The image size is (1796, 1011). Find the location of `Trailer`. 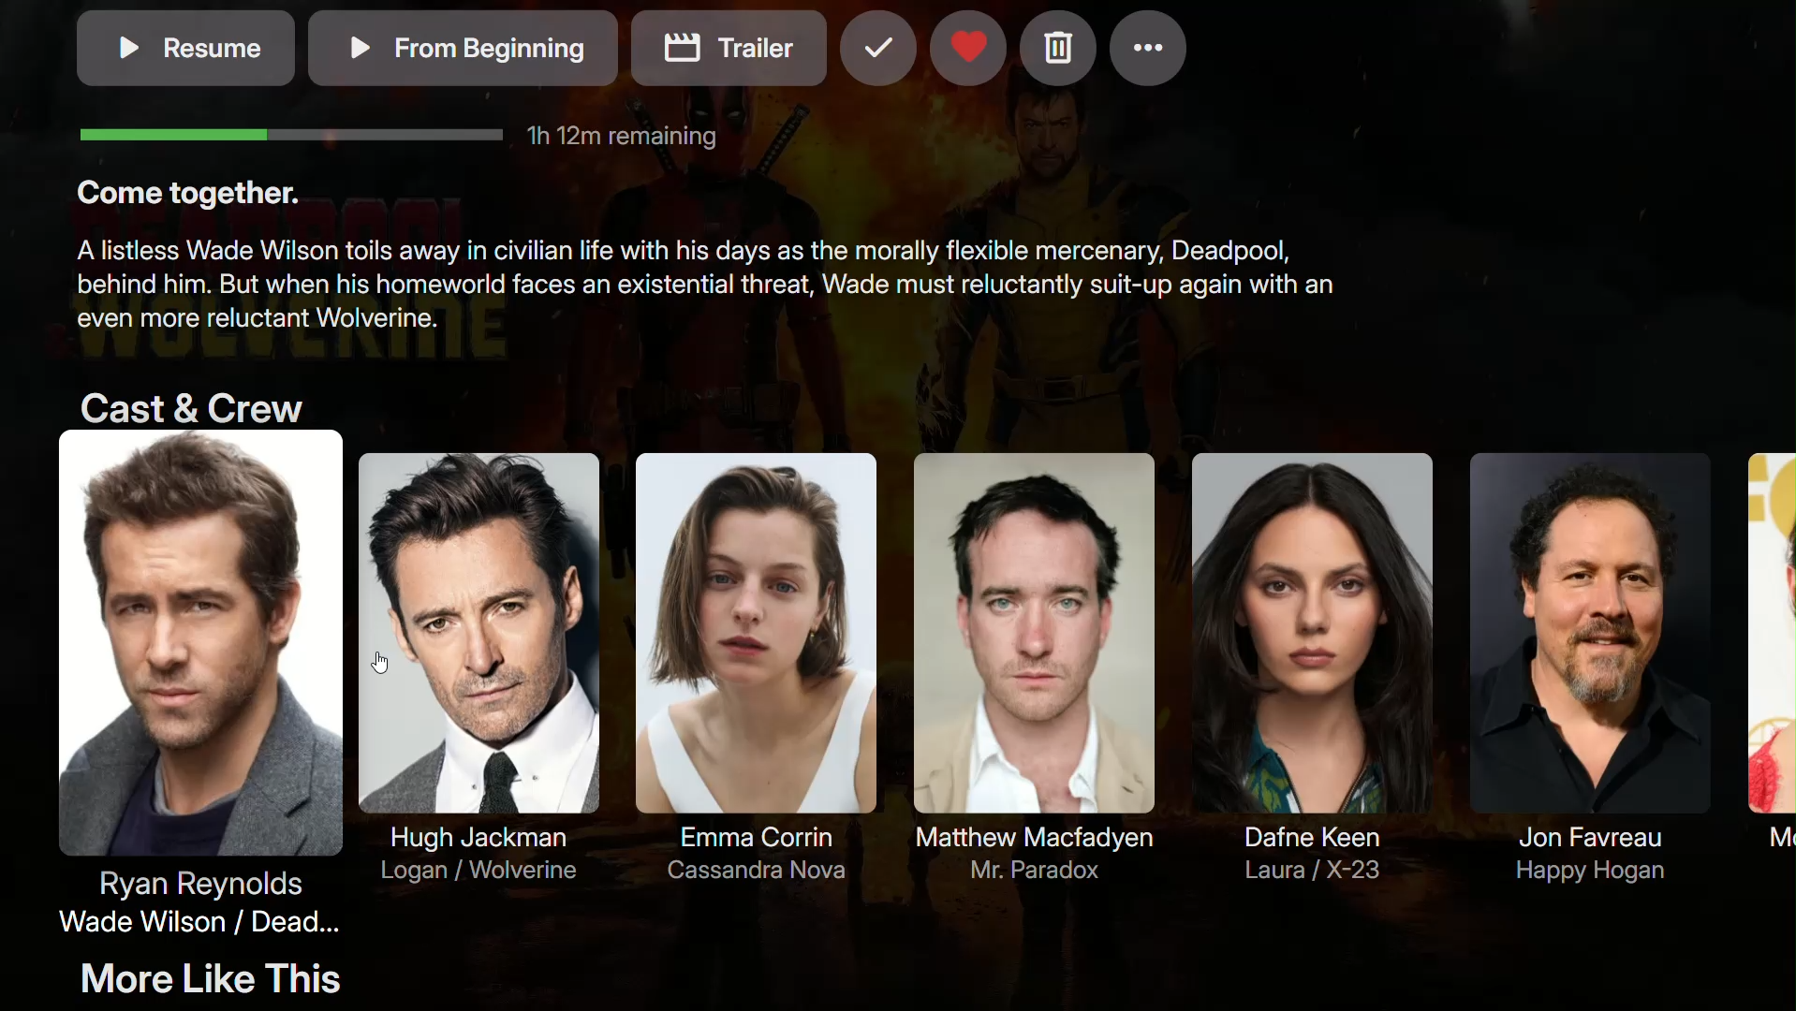

Trailer is located at coordinates (729, 48).